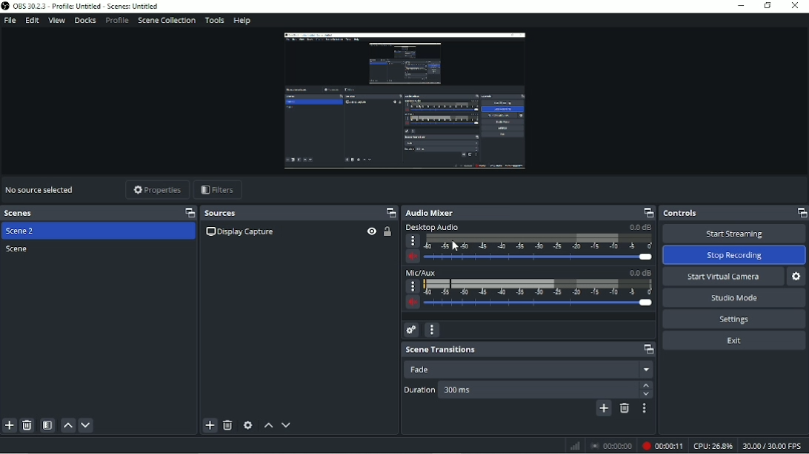  Describe the element at coordinates (167, 21) in the screenshot. I see `Scene collection` at that location.